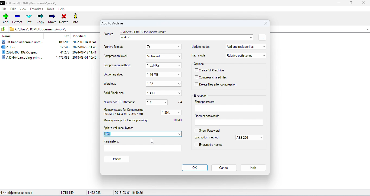 This screenshot has height=196, width=370. What do you see at coordinates (160, 47) in the screenshot?
I see `7z` at bounding box center [160, 47].